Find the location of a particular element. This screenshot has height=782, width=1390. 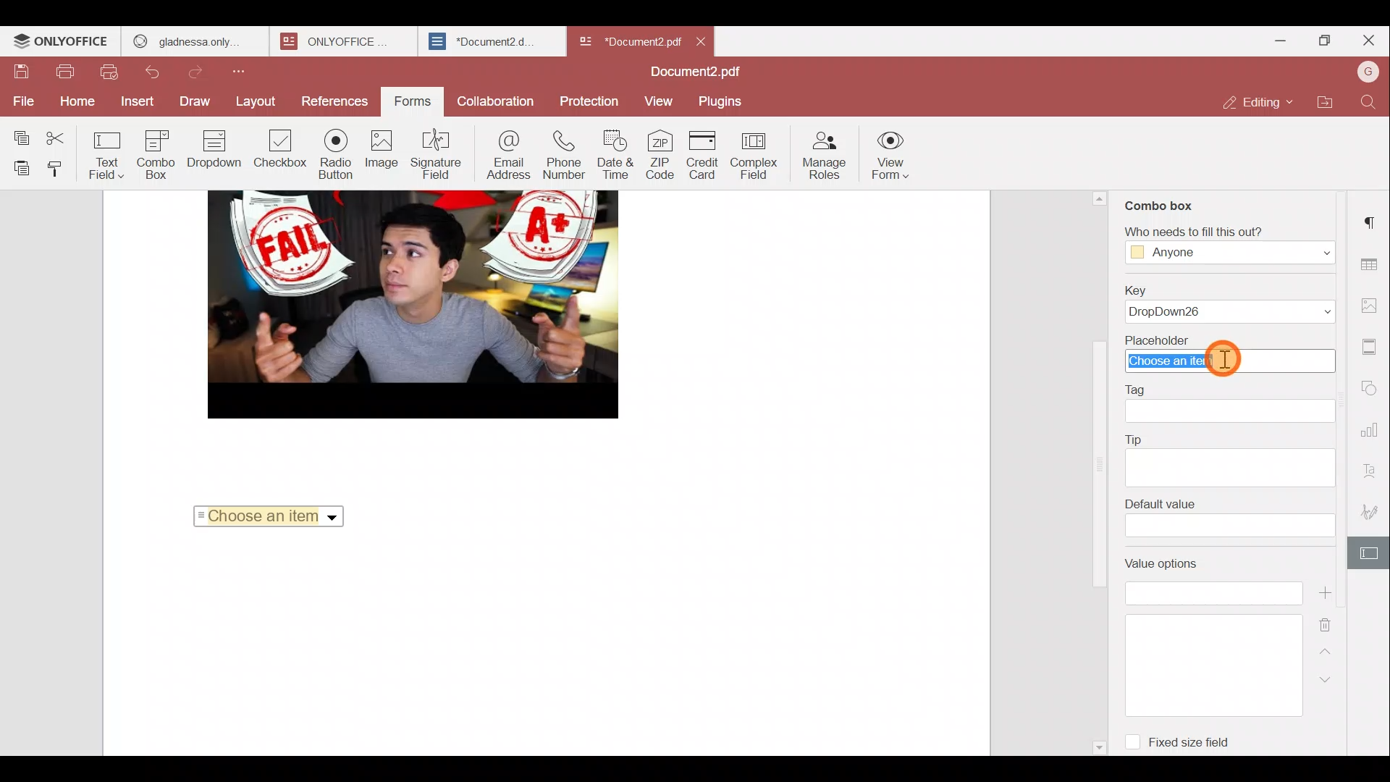

Customize quick access toolbar is located at coordinates (245, 76).